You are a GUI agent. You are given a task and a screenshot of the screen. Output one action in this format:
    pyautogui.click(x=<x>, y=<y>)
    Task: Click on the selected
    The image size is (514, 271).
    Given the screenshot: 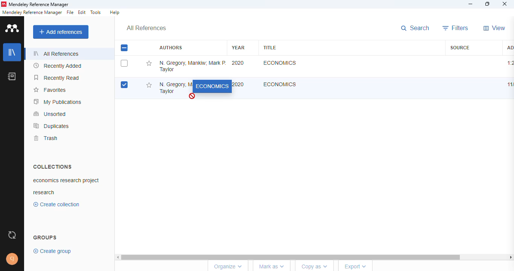 What is the action you would take?
    pyautogui.click(x=124, y=48)
    